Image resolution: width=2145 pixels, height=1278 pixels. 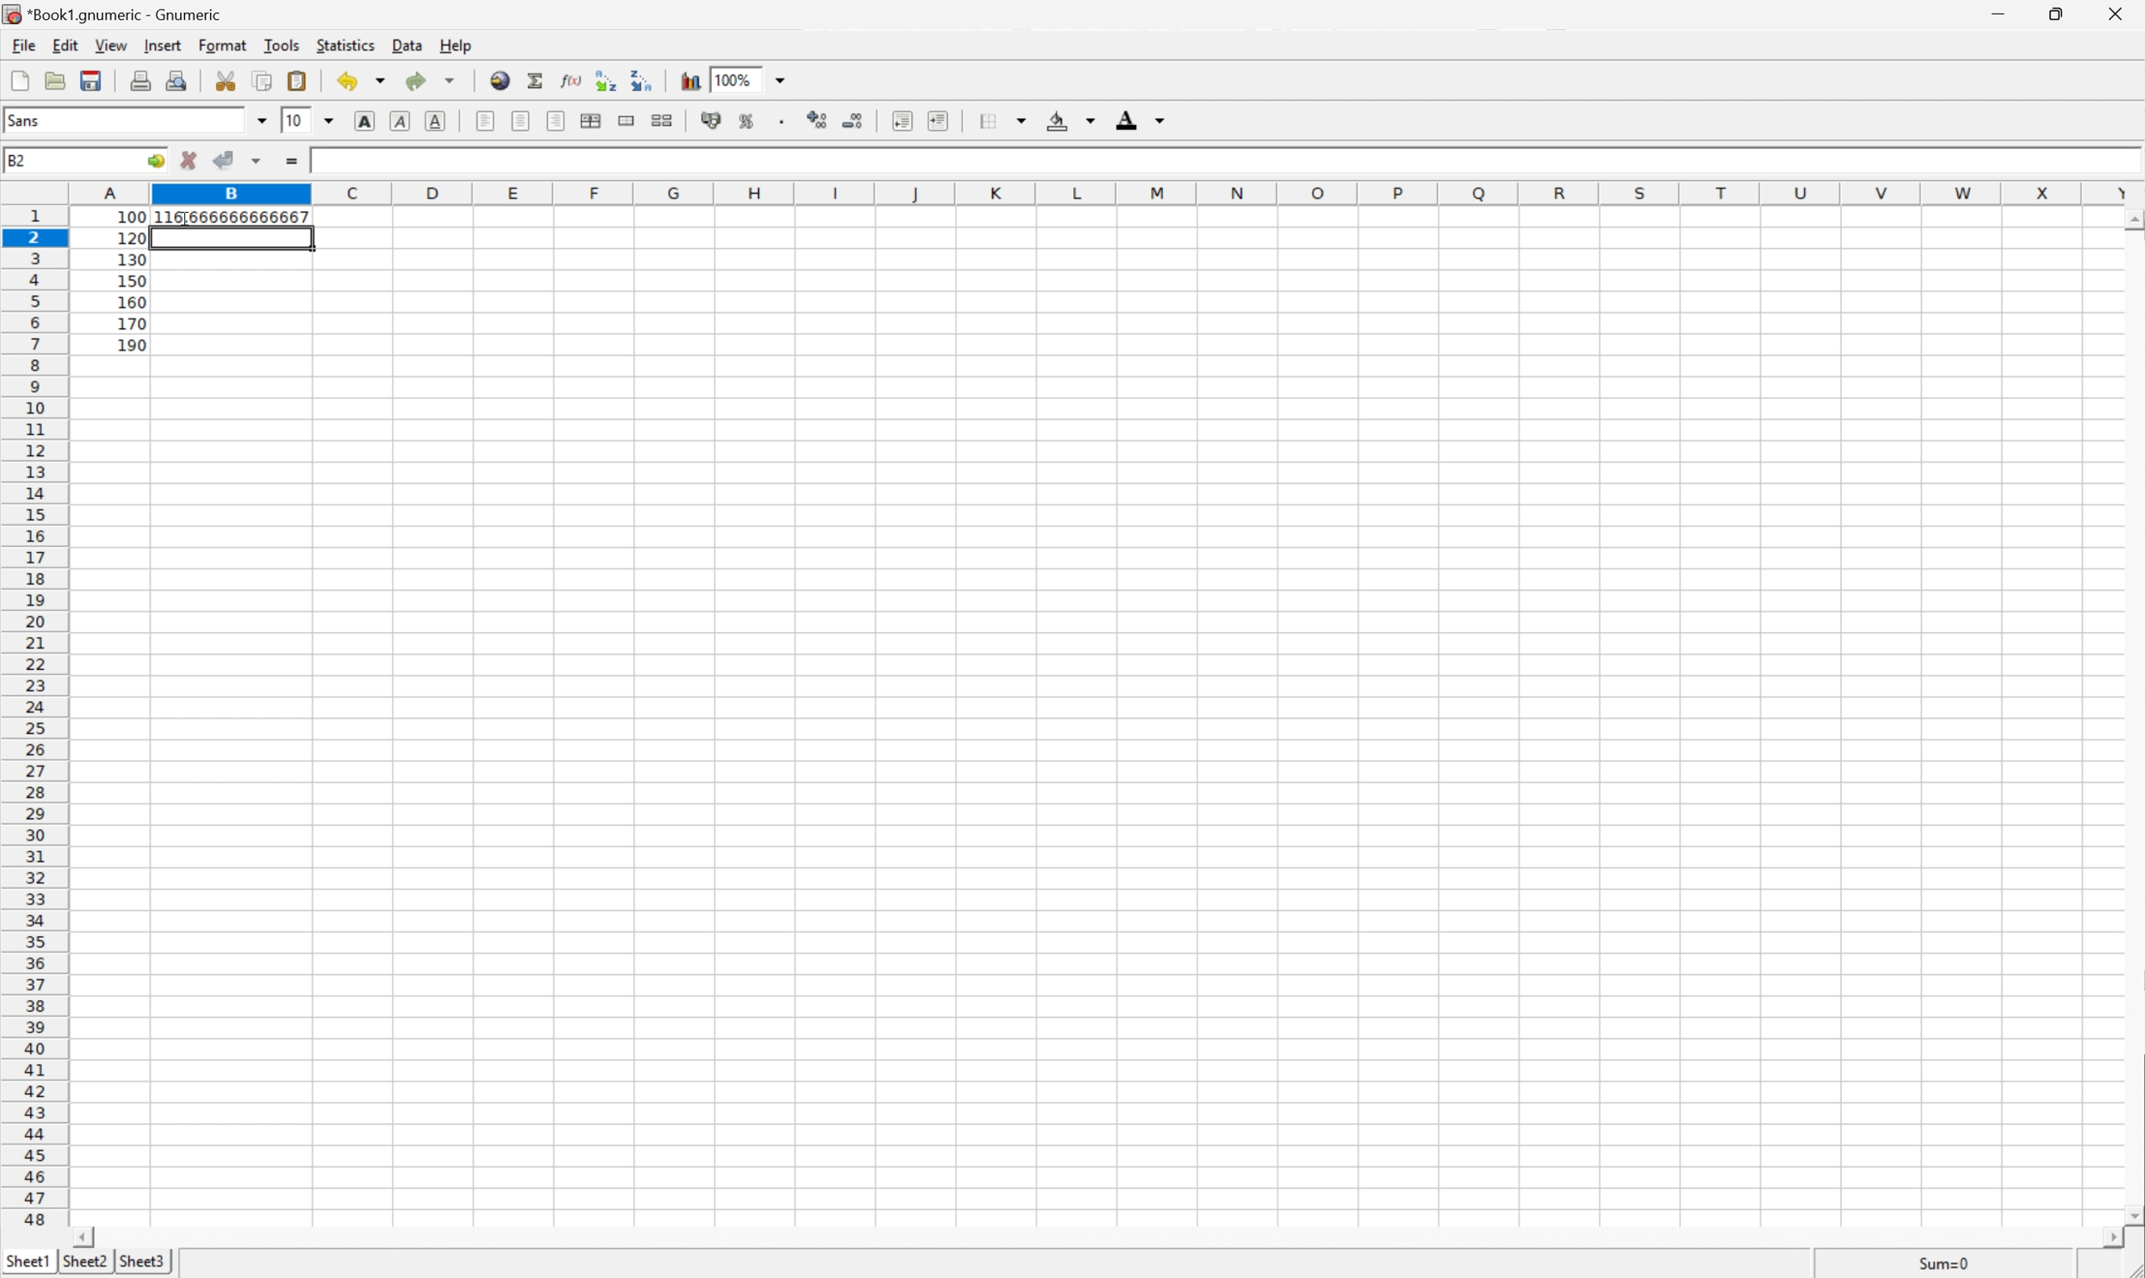 I want to click on Align Right, so click(x=556, y=121).